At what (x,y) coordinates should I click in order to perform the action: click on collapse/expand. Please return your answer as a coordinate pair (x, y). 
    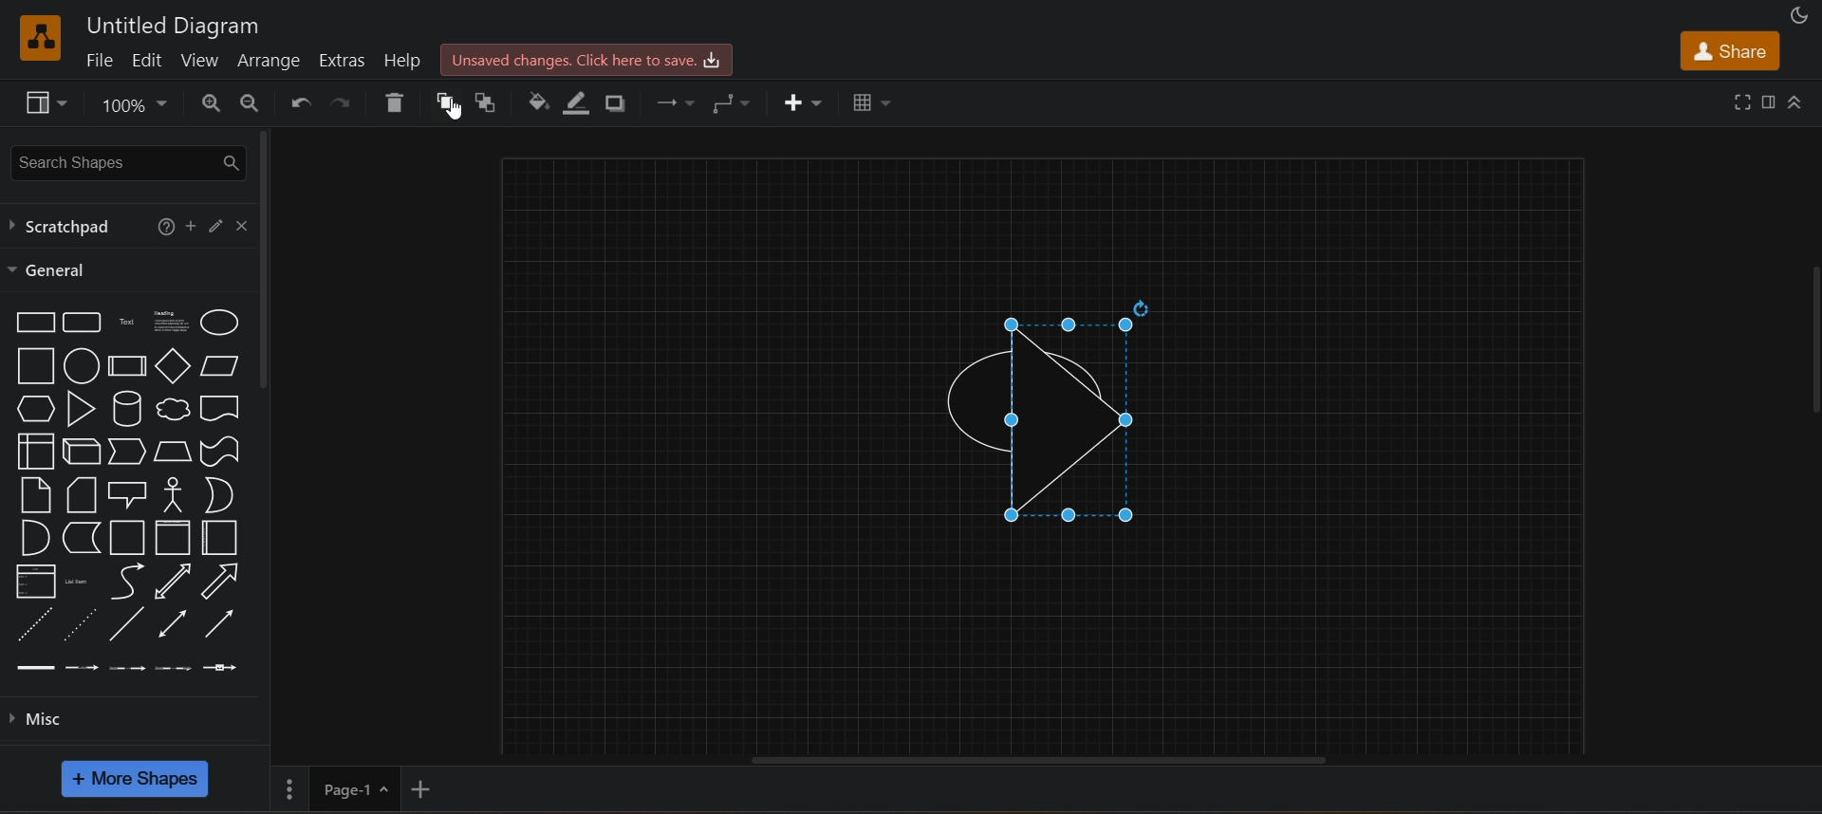
    Looking at the image, I should click on (1796, 99).